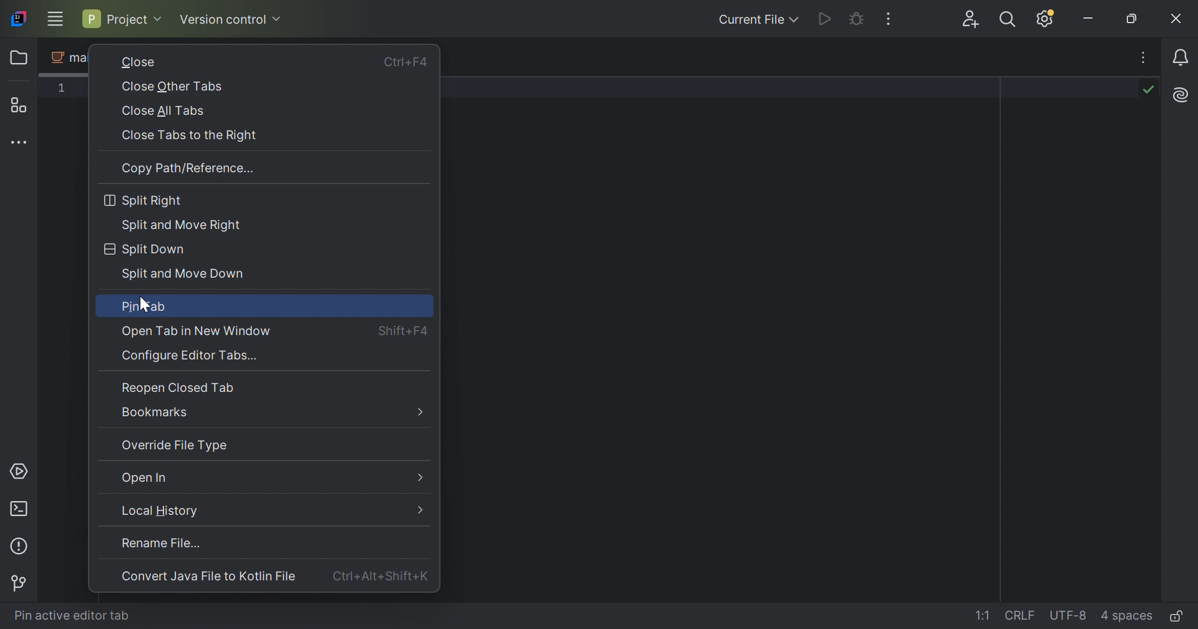 This screenshot has height=629, width=1198. What do you see at coordinates (1132, 19) in the screenshot?
I see `Restore down` at bounding box center [1132, 19].